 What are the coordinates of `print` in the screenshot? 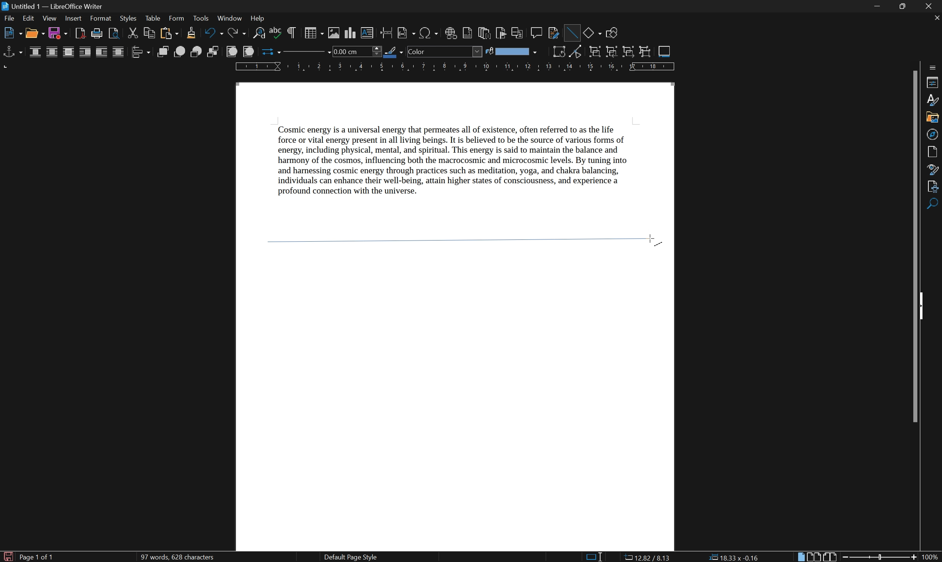 It's located at (96, 34).